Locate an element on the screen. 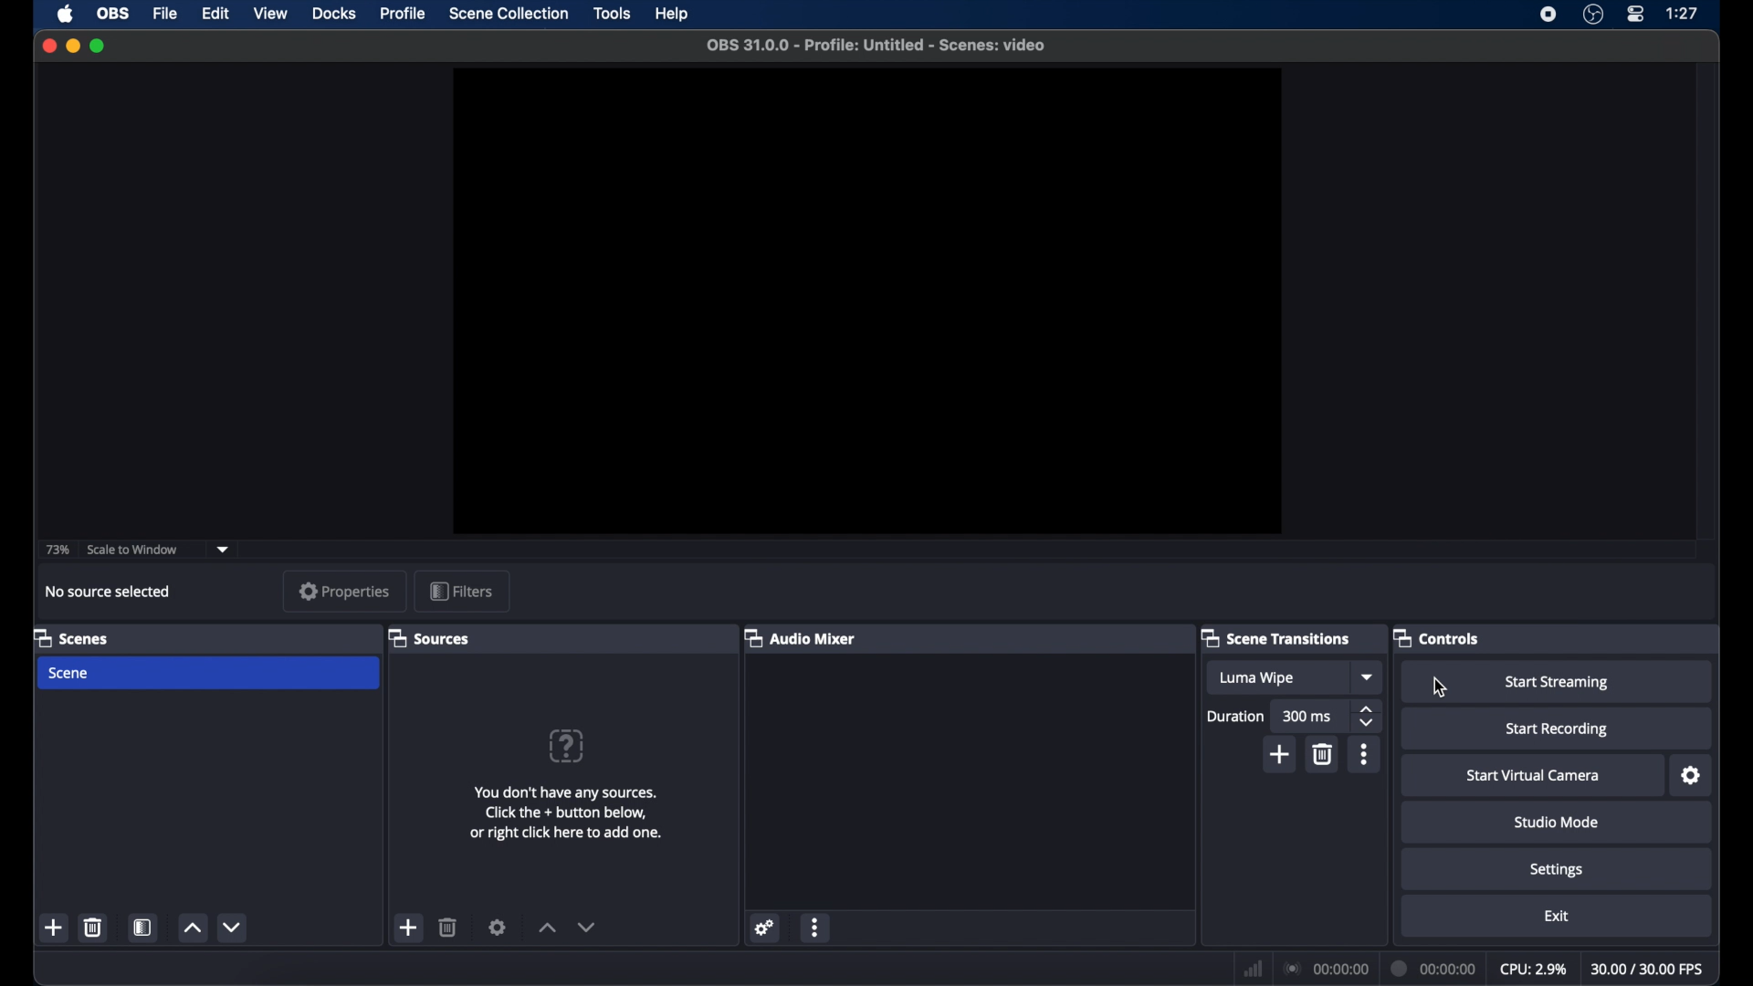  profile is located at coordinates (401, 15).